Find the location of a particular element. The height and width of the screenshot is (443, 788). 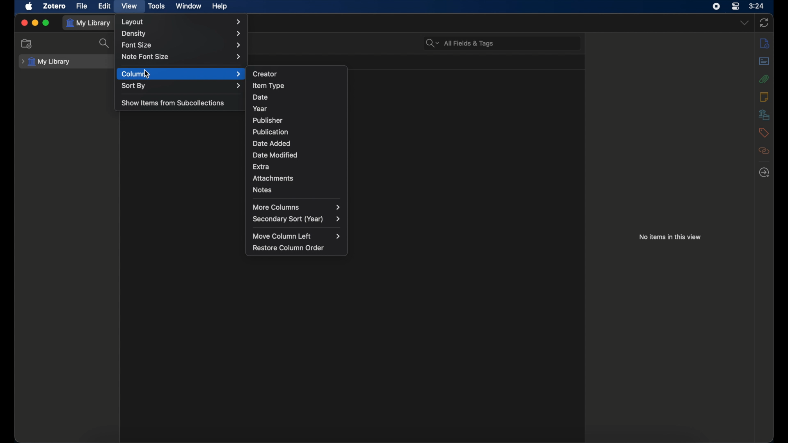

note font size is located at coordinates (182, 57).